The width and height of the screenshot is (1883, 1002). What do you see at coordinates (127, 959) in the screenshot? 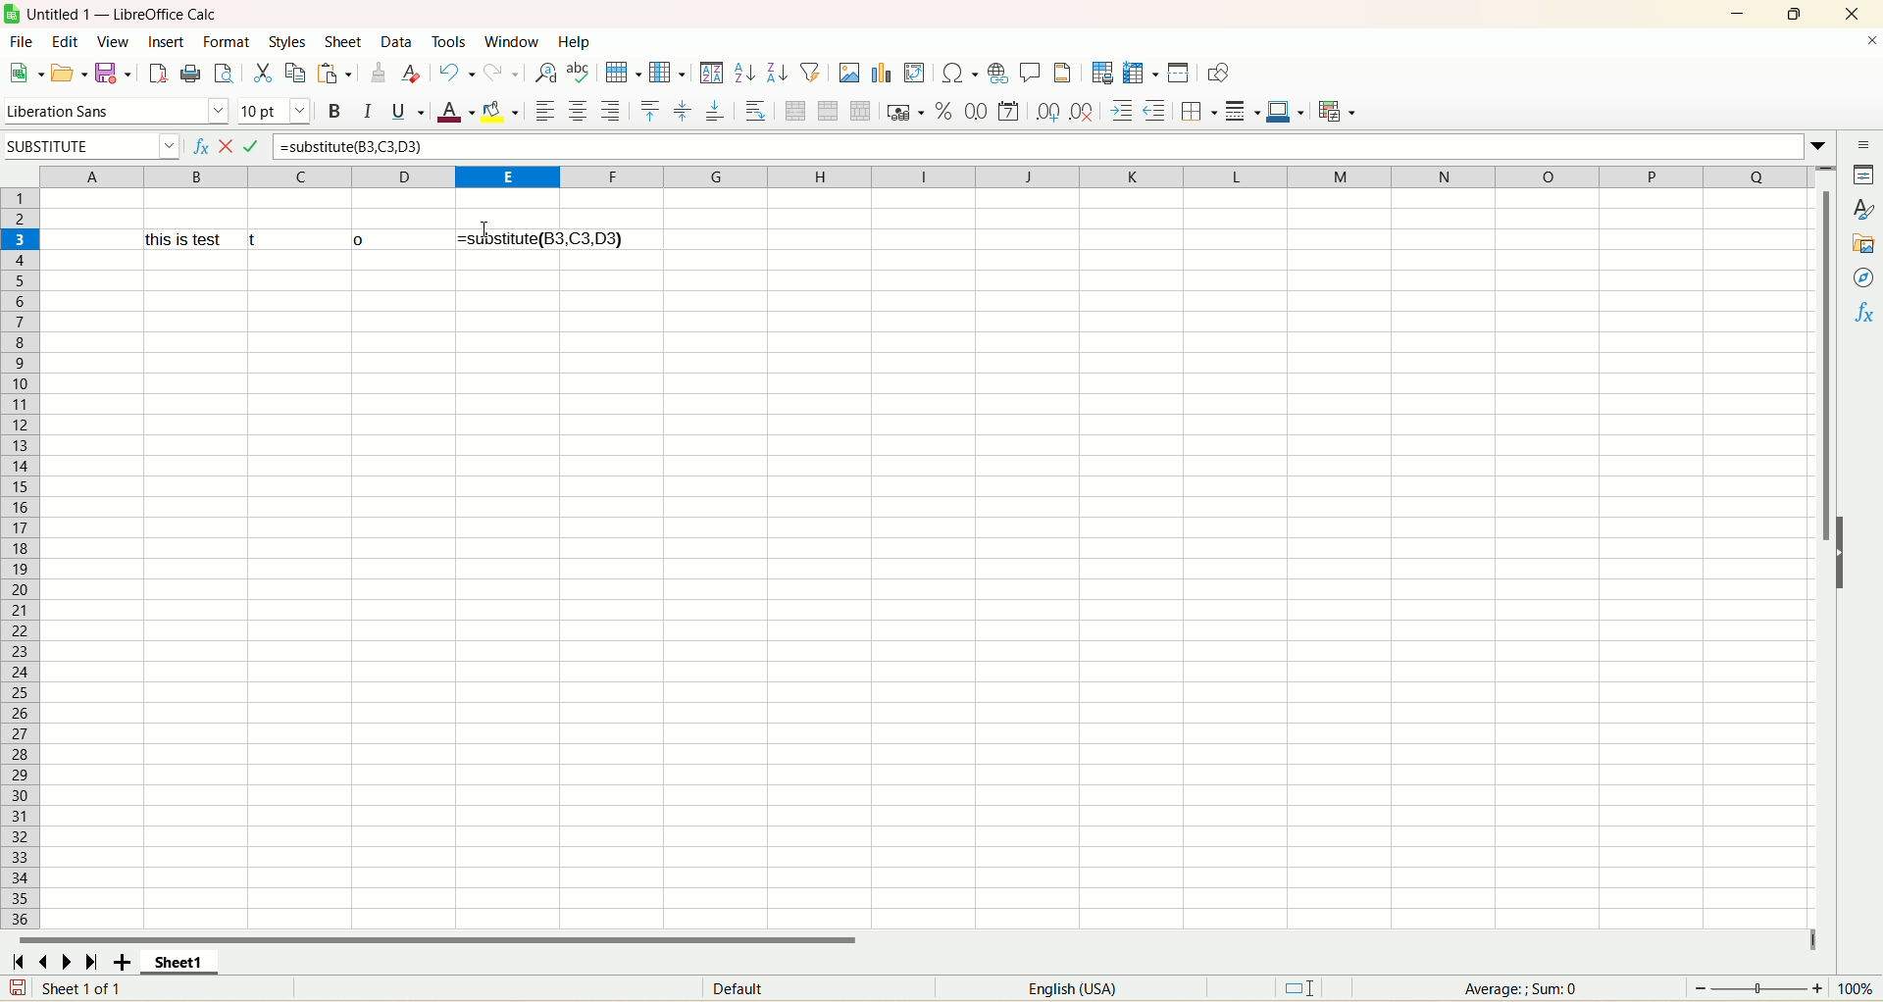
I see `add sheet` at bounding box center [127, 959].